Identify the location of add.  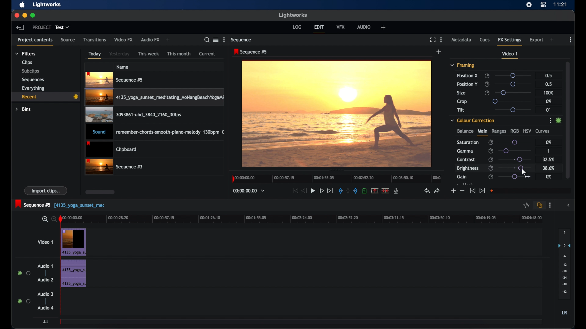
(439, 52).